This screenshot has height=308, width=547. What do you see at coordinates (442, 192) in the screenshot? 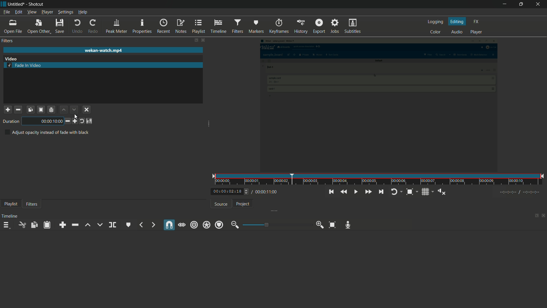
I see `show volume control` at bounding box center [442, 192].